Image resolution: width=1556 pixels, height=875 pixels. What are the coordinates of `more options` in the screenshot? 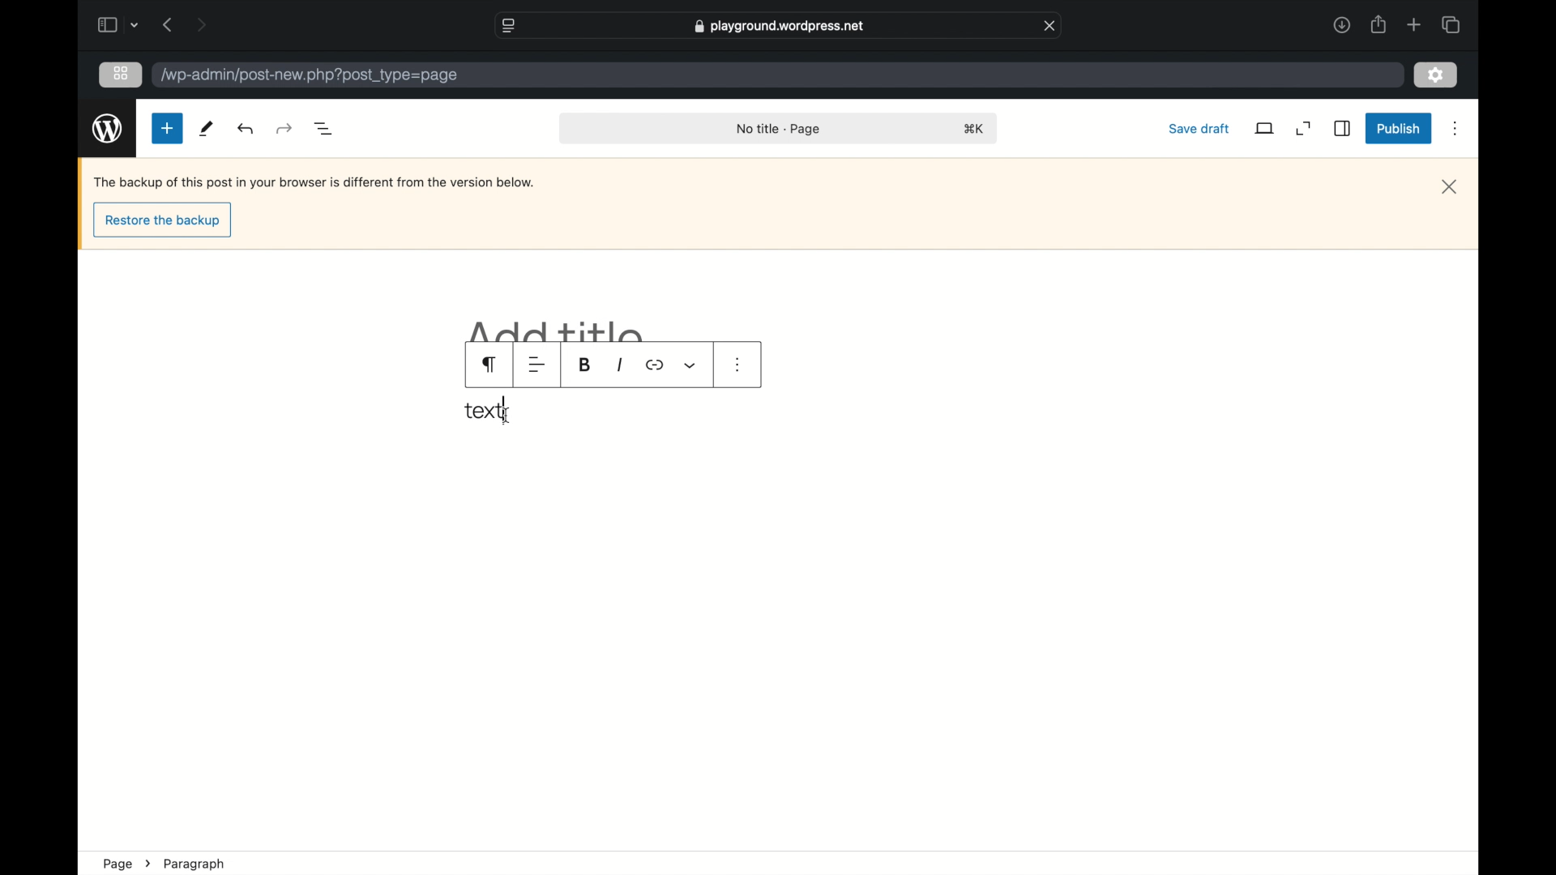 It's located at (738, 365).